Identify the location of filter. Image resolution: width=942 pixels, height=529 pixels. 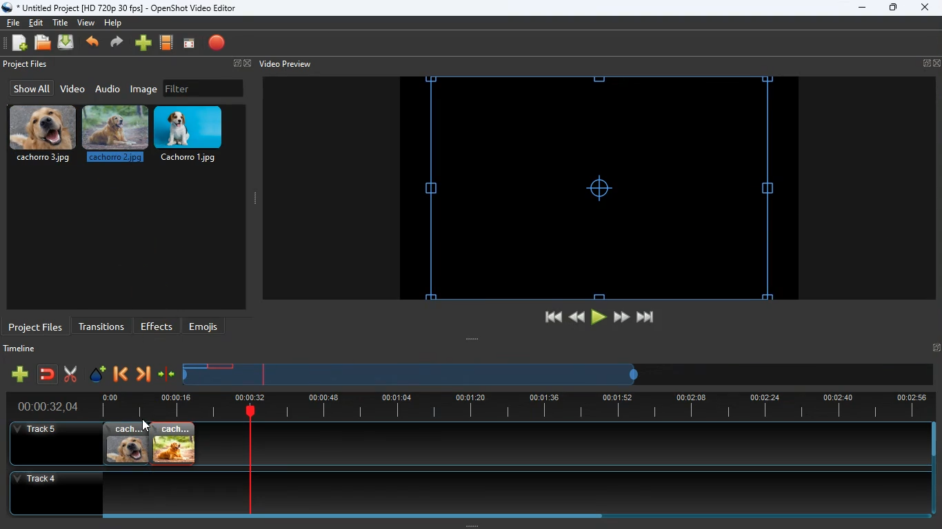
(203, 88).